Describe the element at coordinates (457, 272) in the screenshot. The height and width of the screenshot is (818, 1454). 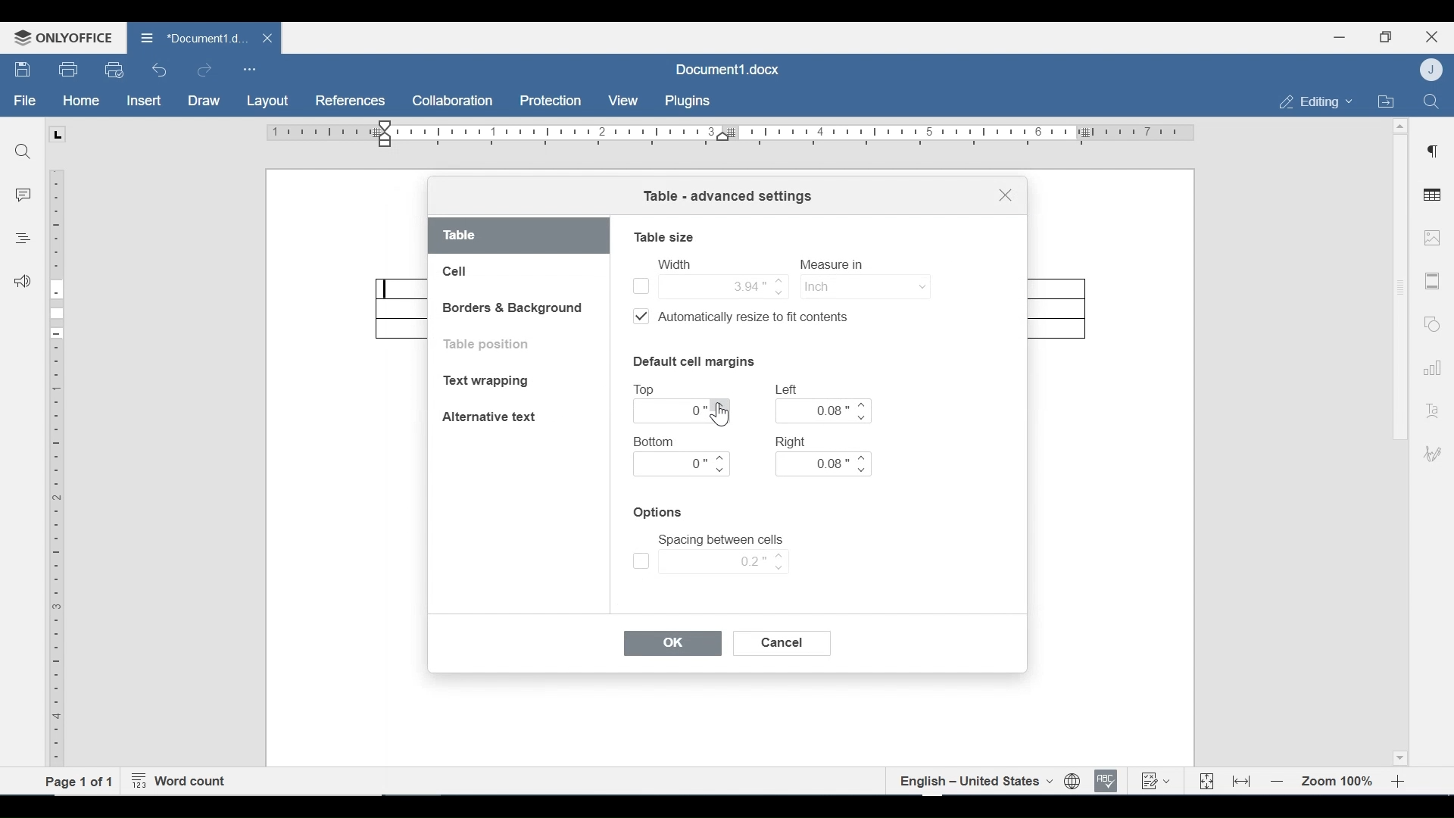
I see `Cell` at that location.